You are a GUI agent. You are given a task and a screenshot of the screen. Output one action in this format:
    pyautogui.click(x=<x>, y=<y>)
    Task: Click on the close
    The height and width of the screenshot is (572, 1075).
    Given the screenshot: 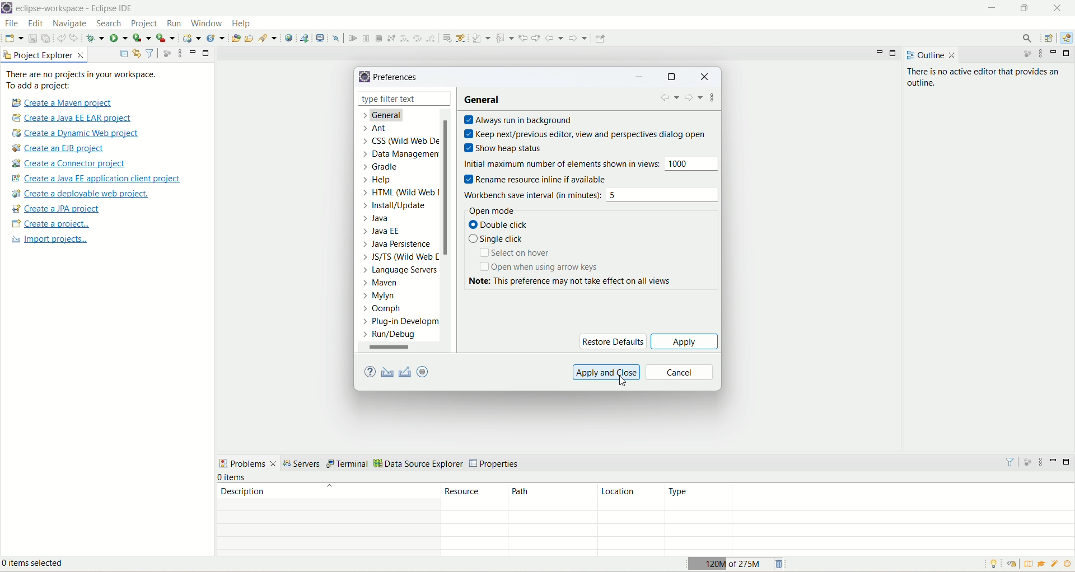 What is the action you would take?
    pyautogui.click(x=444, y=98)
    